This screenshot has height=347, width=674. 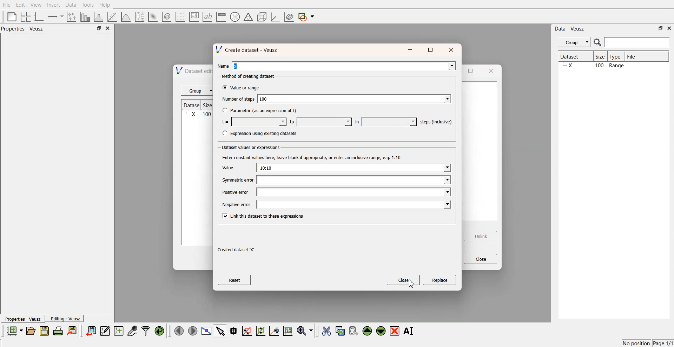 I want to click on Group ~~, so click(x=198, y=91).